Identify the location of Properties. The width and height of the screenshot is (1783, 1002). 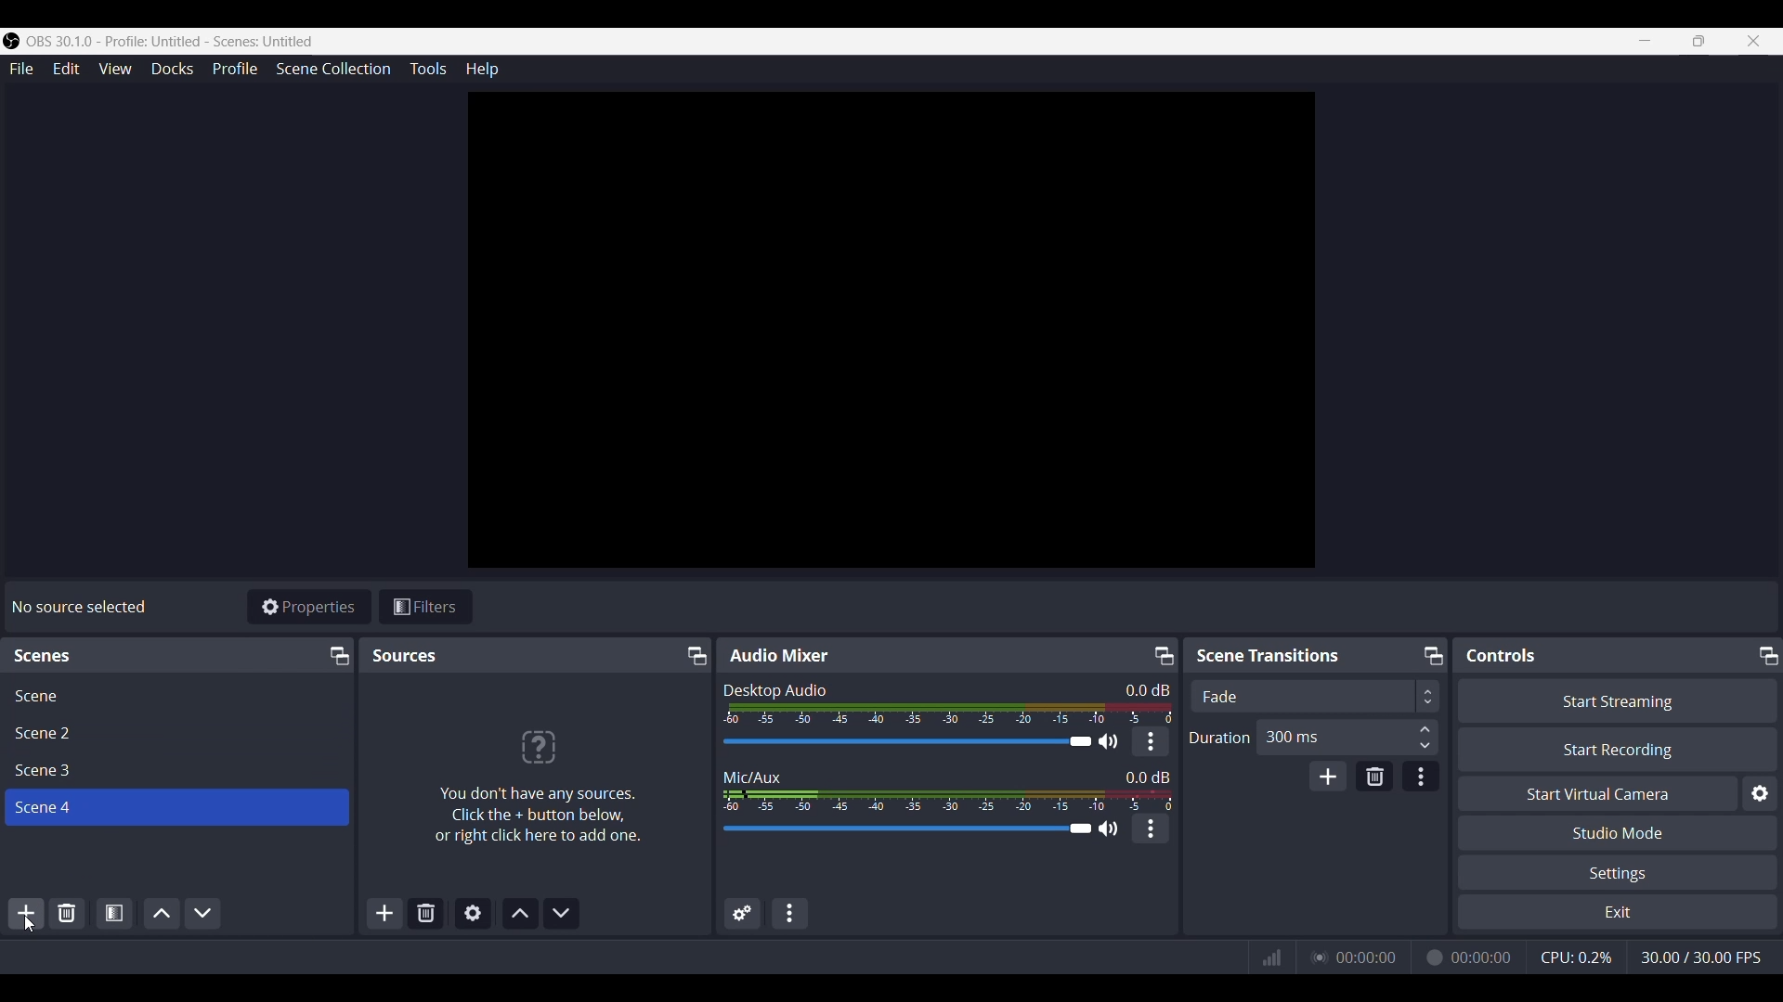
(309, 607).